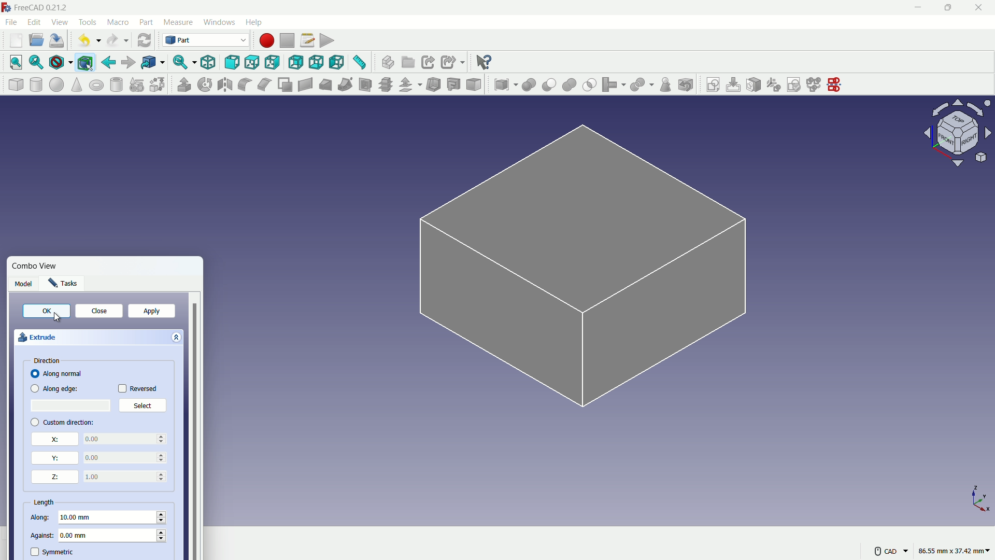 This screenshot has width=995, height=560. What do you see at coordinates (97, 86) in the screenshot?
I see `torus solid` at bounding box center [97, 86].